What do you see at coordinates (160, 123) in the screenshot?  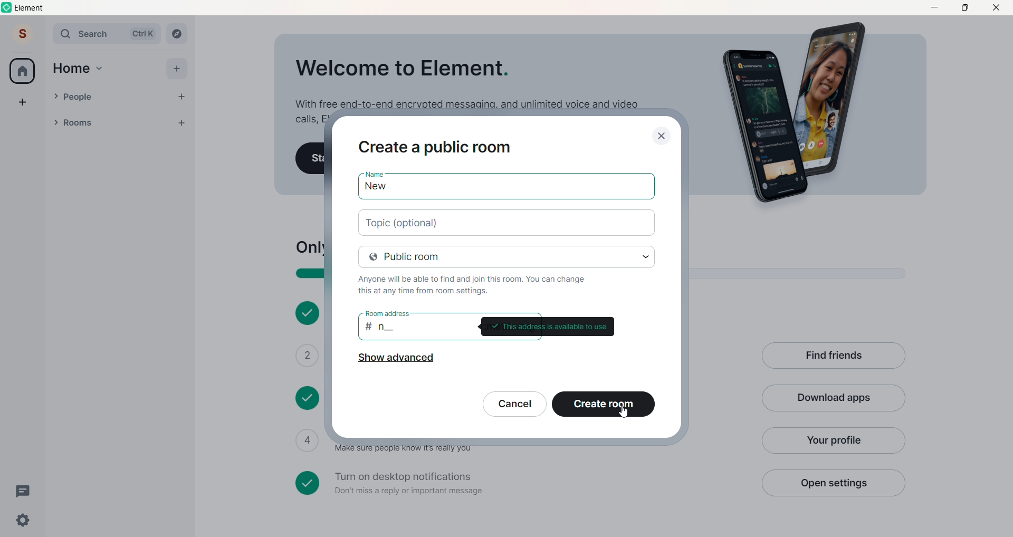 I see `List options` at bounding box center [160, 123].